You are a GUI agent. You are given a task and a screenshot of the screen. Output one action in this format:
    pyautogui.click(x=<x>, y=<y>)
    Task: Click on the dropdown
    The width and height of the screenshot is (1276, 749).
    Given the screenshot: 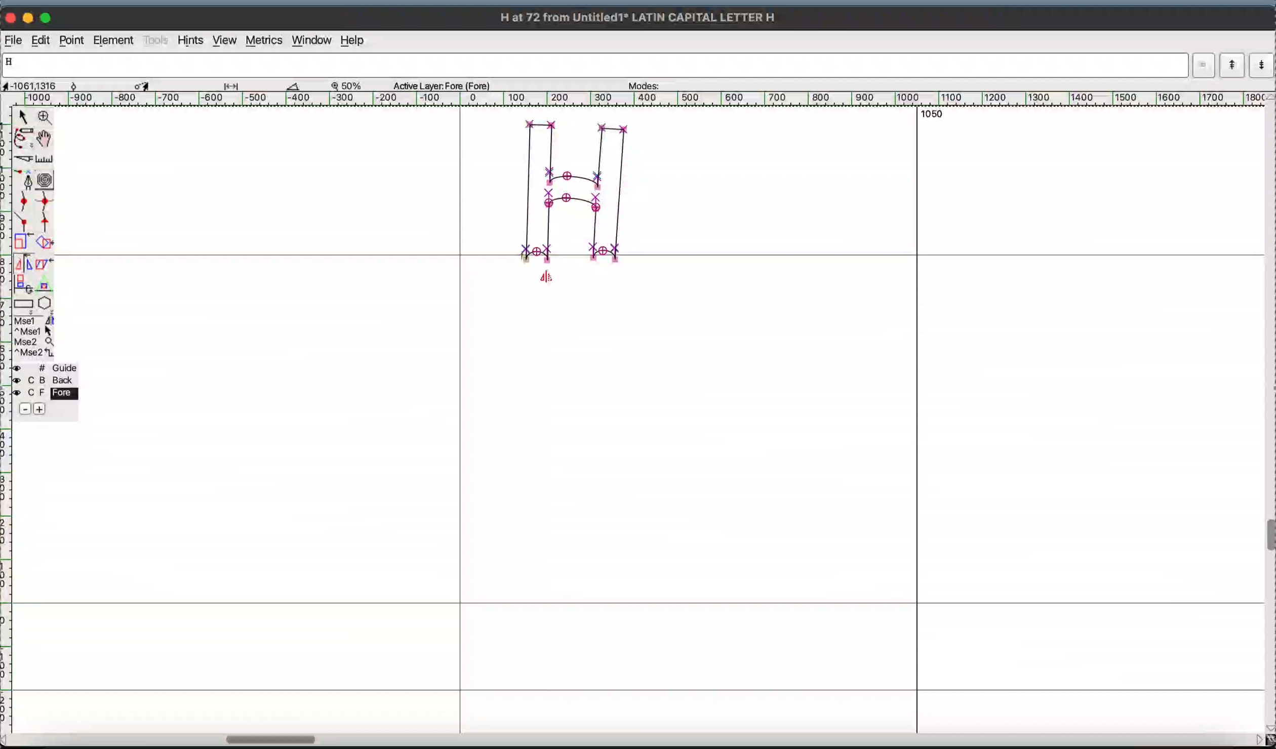 What is the action you would take?
    pyautogui.click(x=1205, y=65)
    